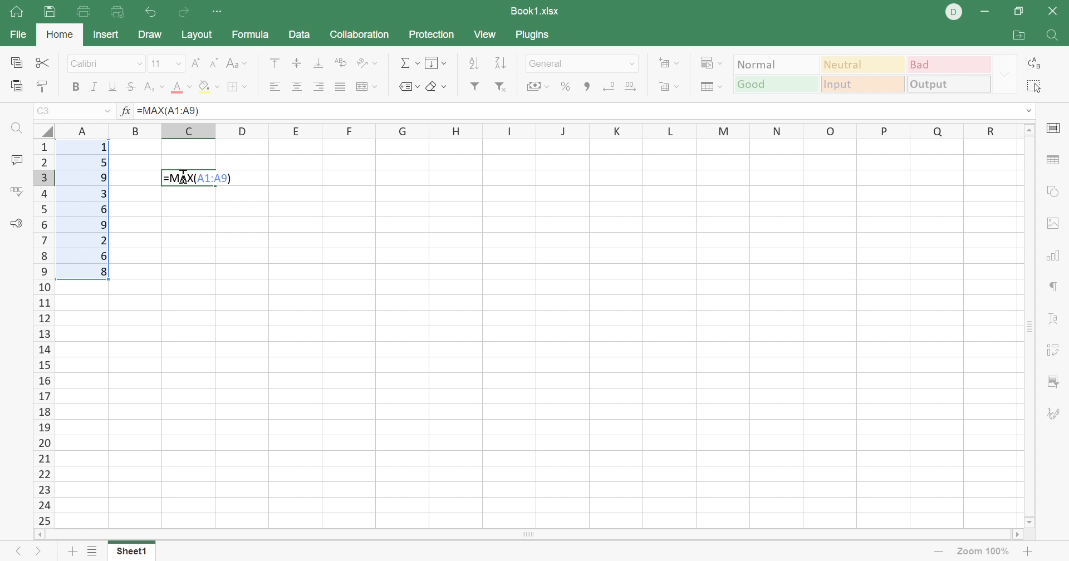 The height and width of the screenshot is (561, 1069). I want to click on Home, so click(16, 15).